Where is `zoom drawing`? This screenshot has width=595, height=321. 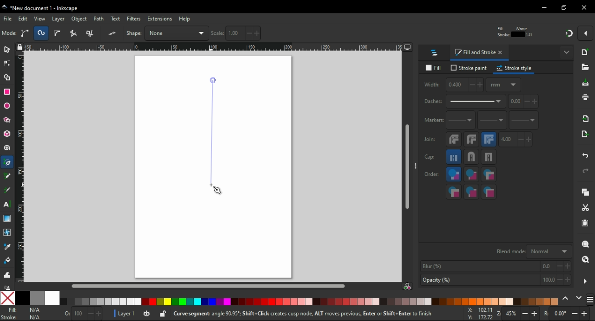 zoom drawing is located at coordinates (585, 262).